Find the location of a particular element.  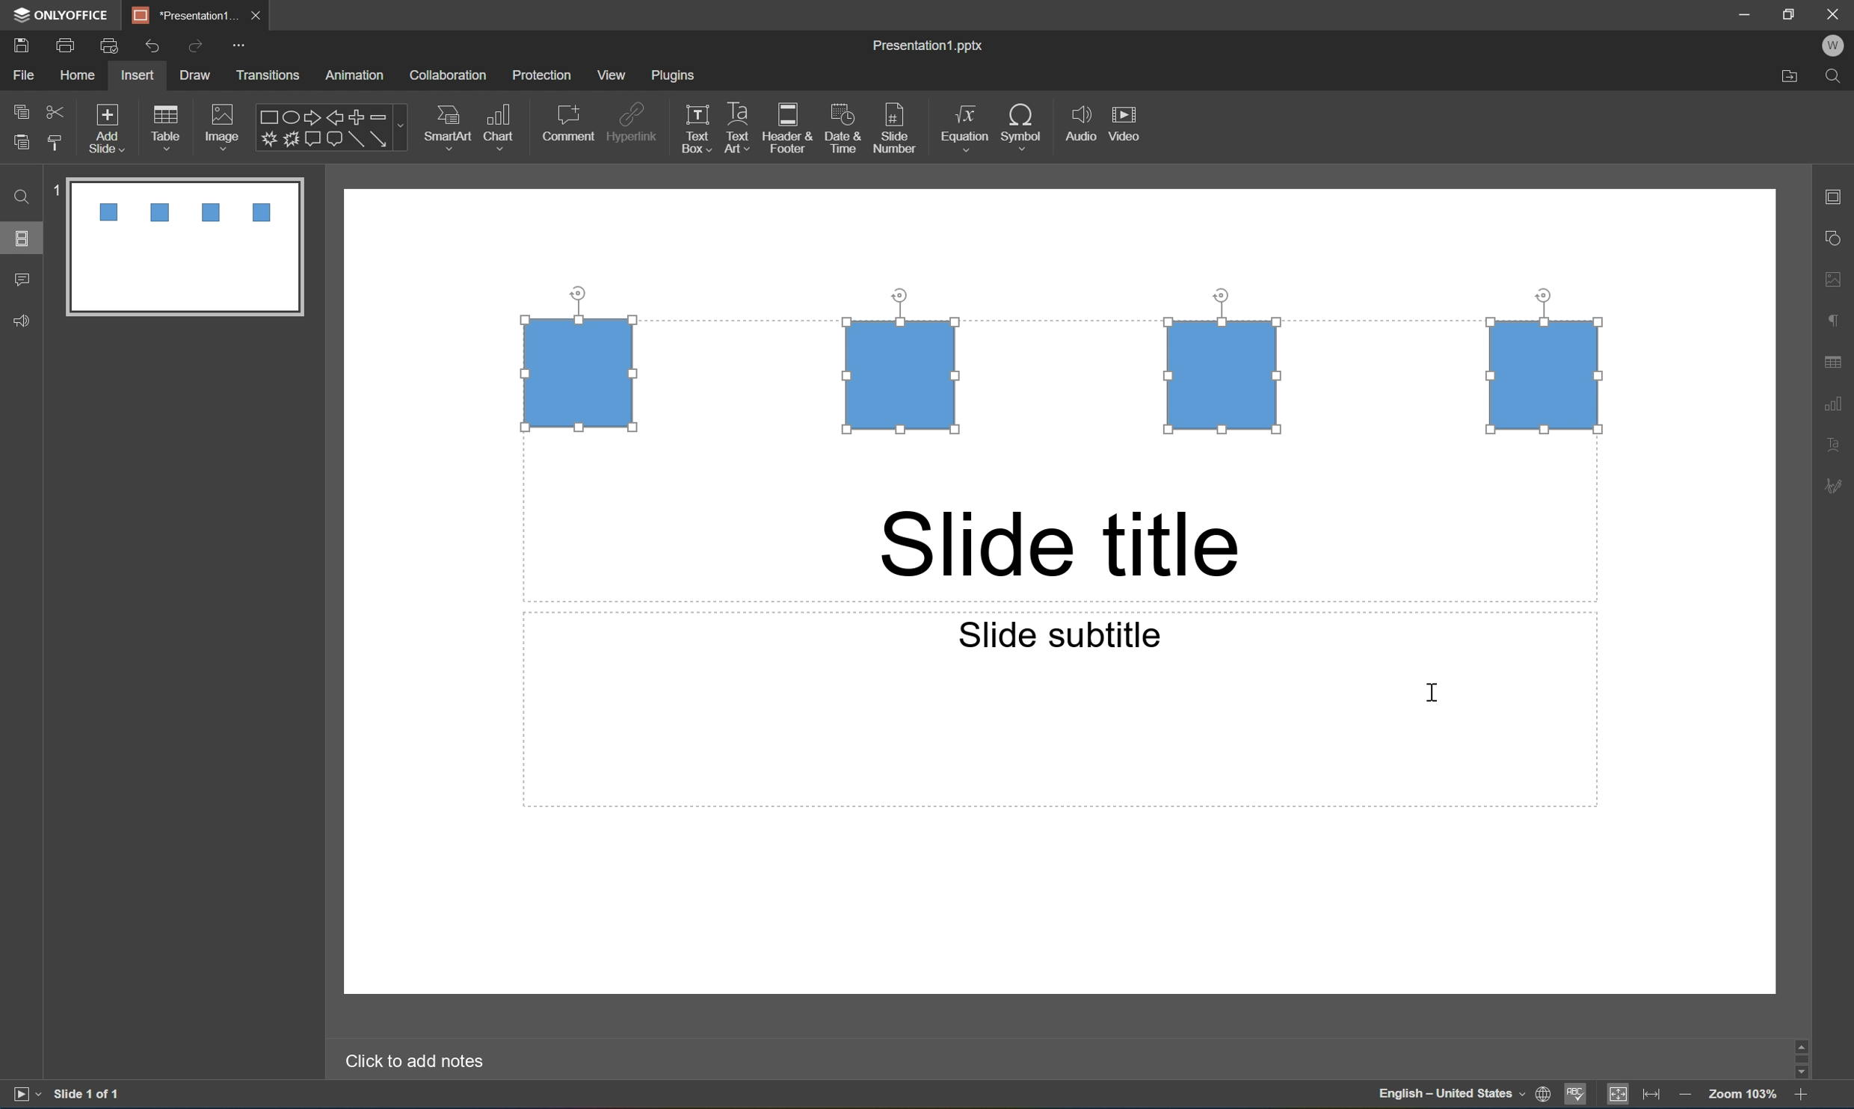

audio is located at coordinates (1078, 126).